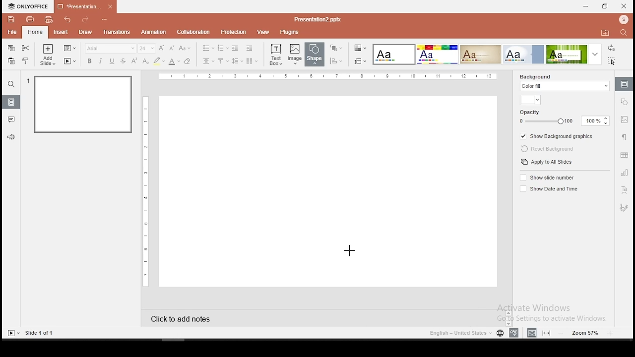 This screenshot has height=357, width=635. What do you see at coordinates (316, 20) in the screenshot?
I see `presentation2.pptx` at bounding box center [316, 20].